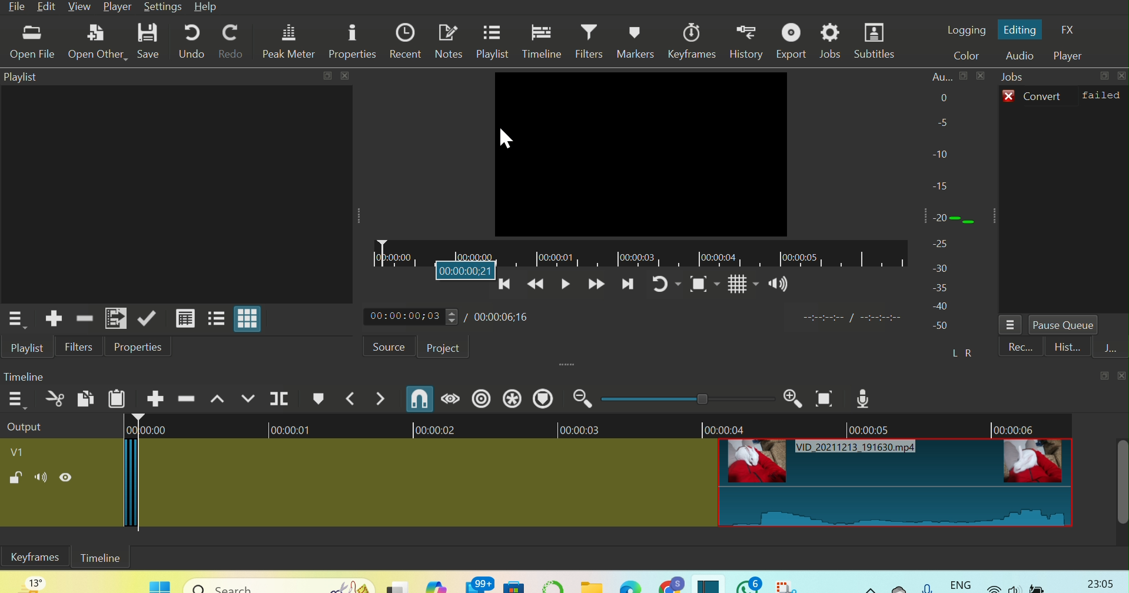 Image resolution: width=1129 pixels, height=593 pixels. I want to click on Copy, so click(84, 399).